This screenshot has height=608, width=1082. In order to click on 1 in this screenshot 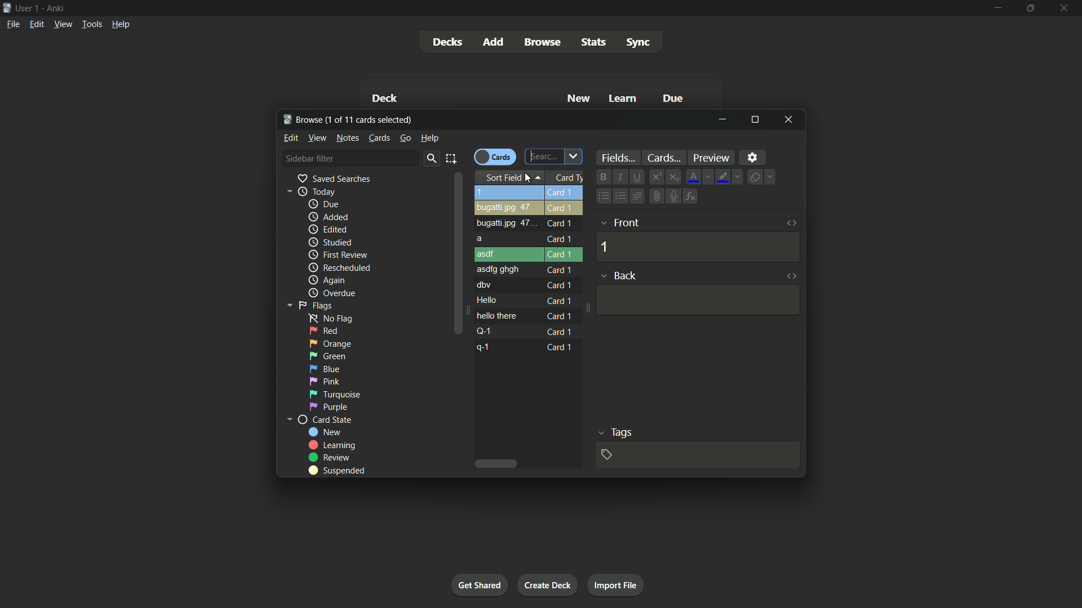, I will do `click(605, 247)`.